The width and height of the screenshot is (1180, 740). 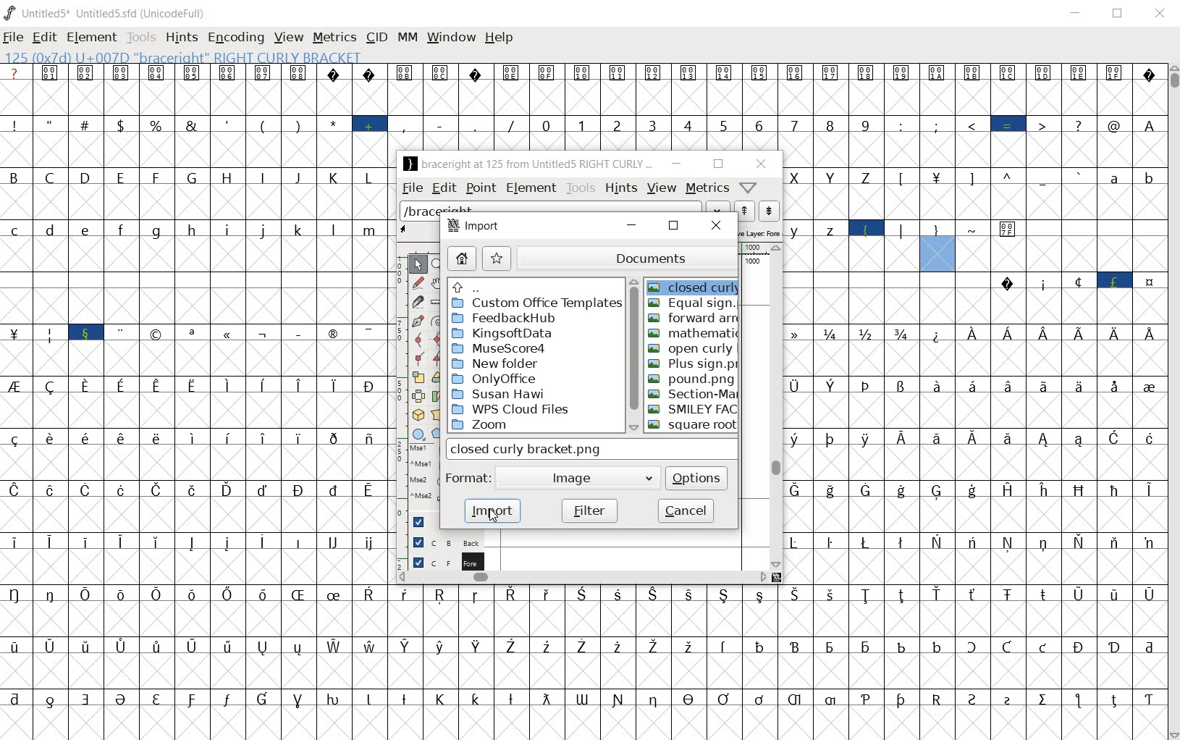 I want to click on WPS Cloud Files, so click(x=513, y=409).